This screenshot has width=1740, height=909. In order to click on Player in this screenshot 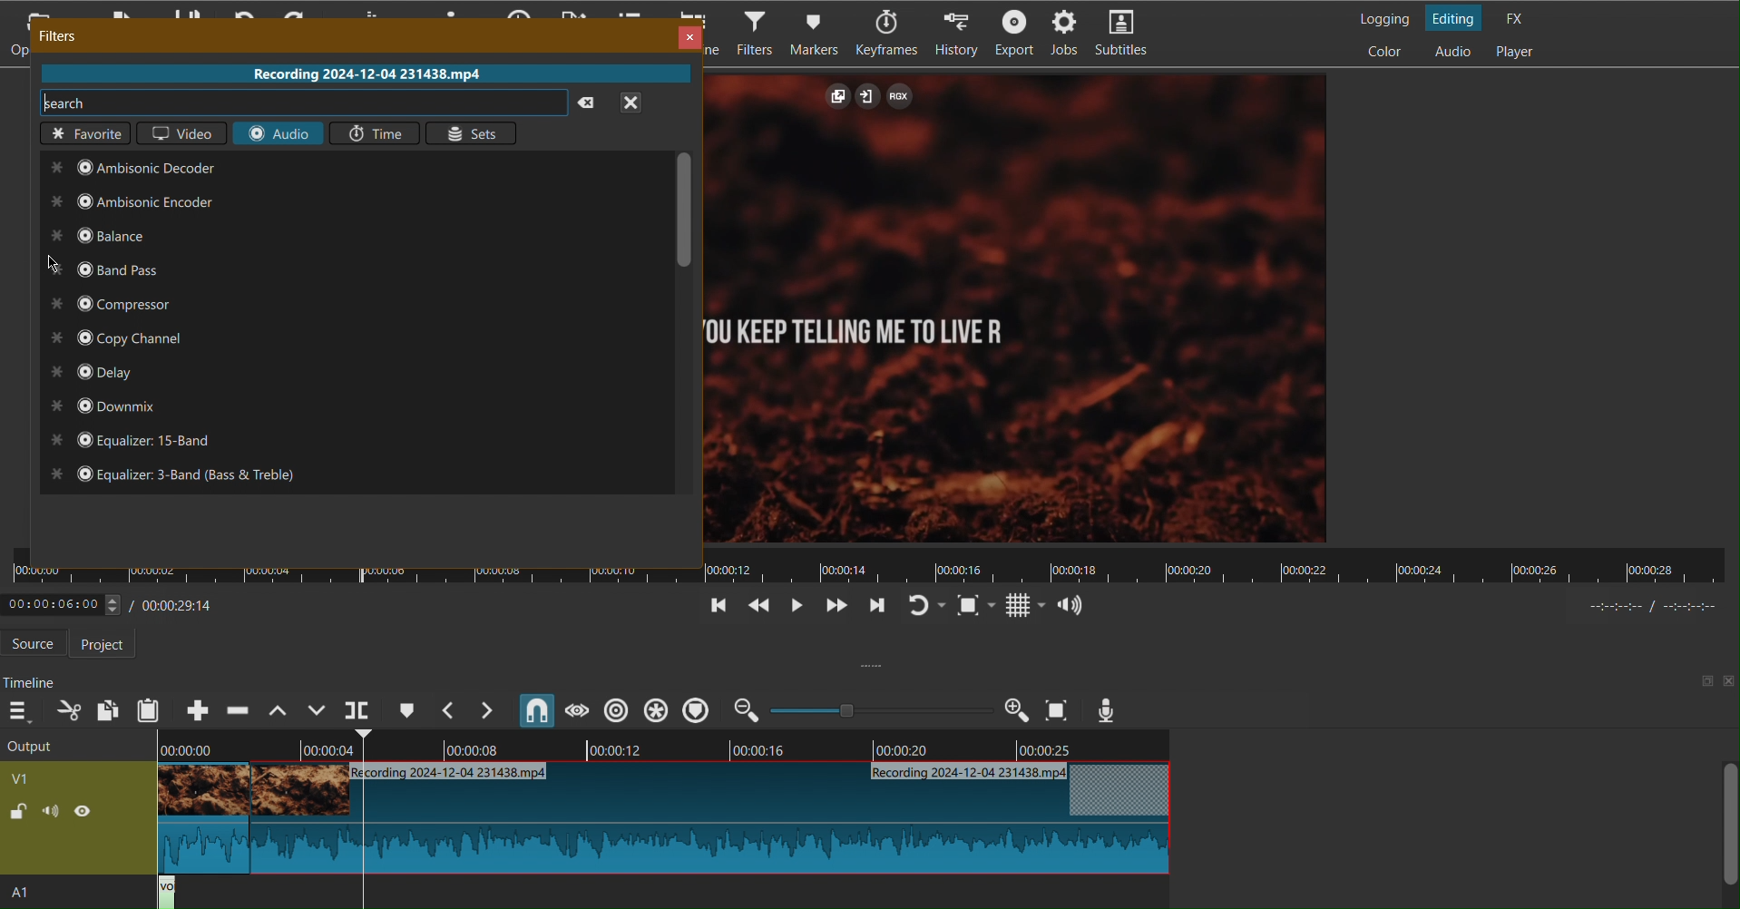, I will do `click(1518, 53)`.